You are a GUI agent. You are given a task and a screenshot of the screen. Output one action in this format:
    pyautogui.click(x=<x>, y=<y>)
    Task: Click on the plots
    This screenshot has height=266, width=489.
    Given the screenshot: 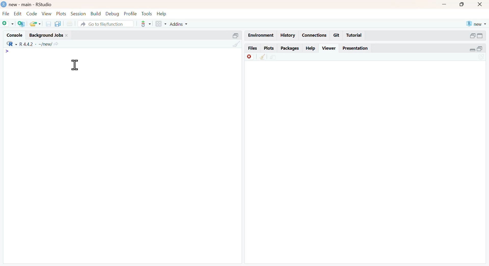 What is the action you would take?
    pyautogui.click(x=269, y=48)
    